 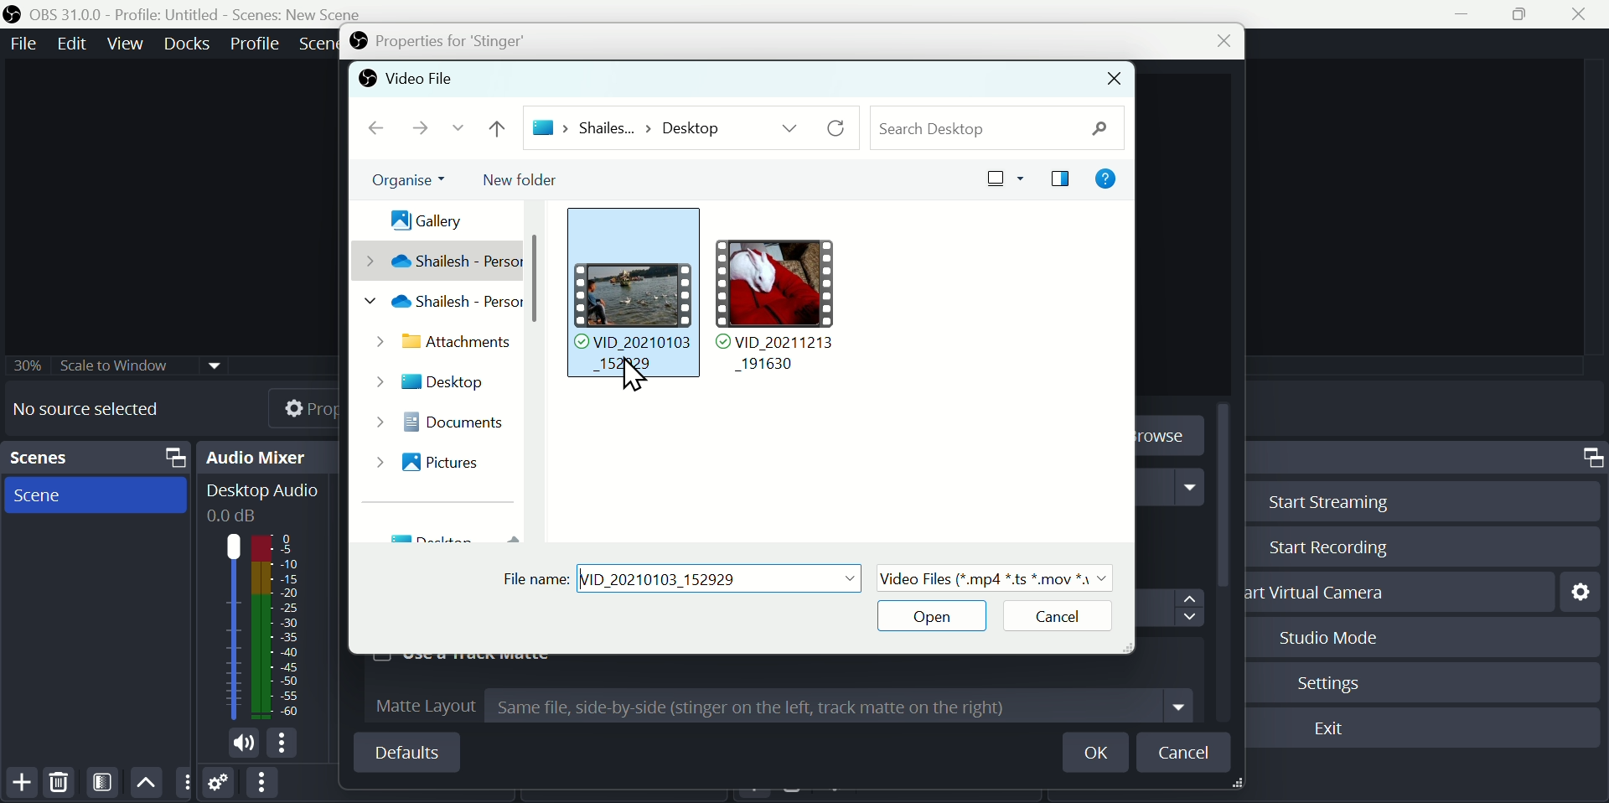 What do you see at coordinates (784, 706) in the screenshot?
I see `Matte Layout` at bounding box center [784, 706].